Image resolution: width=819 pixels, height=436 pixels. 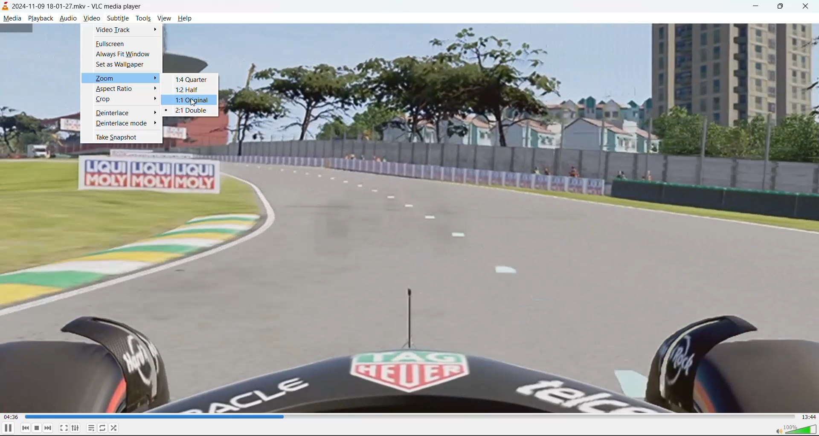 What do you see at coordinates (808, 6) in the screenshot?
I see `close` at bounding box center [808, 6].